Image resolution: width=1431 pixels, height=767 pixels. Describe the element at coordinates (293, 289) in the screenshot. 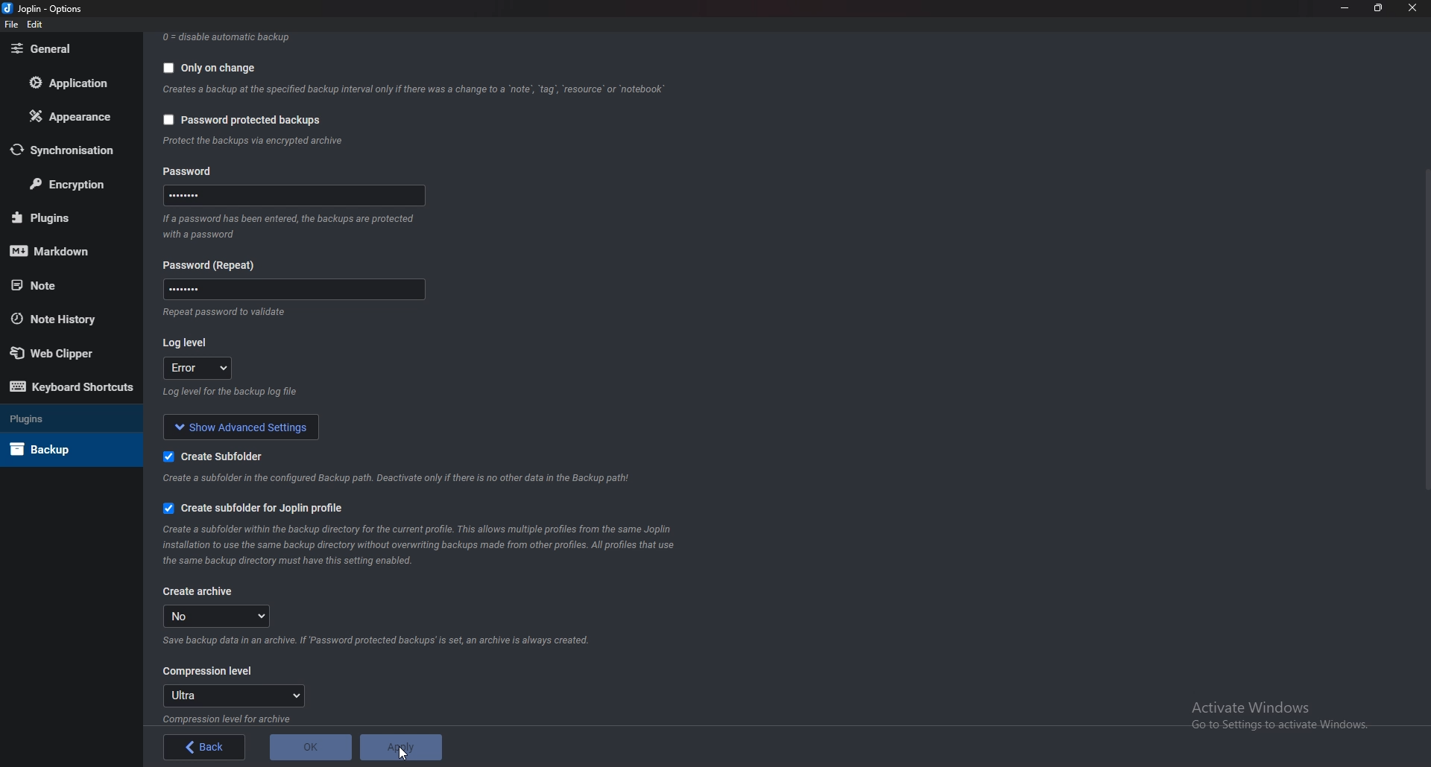

I see `Password` at that location.